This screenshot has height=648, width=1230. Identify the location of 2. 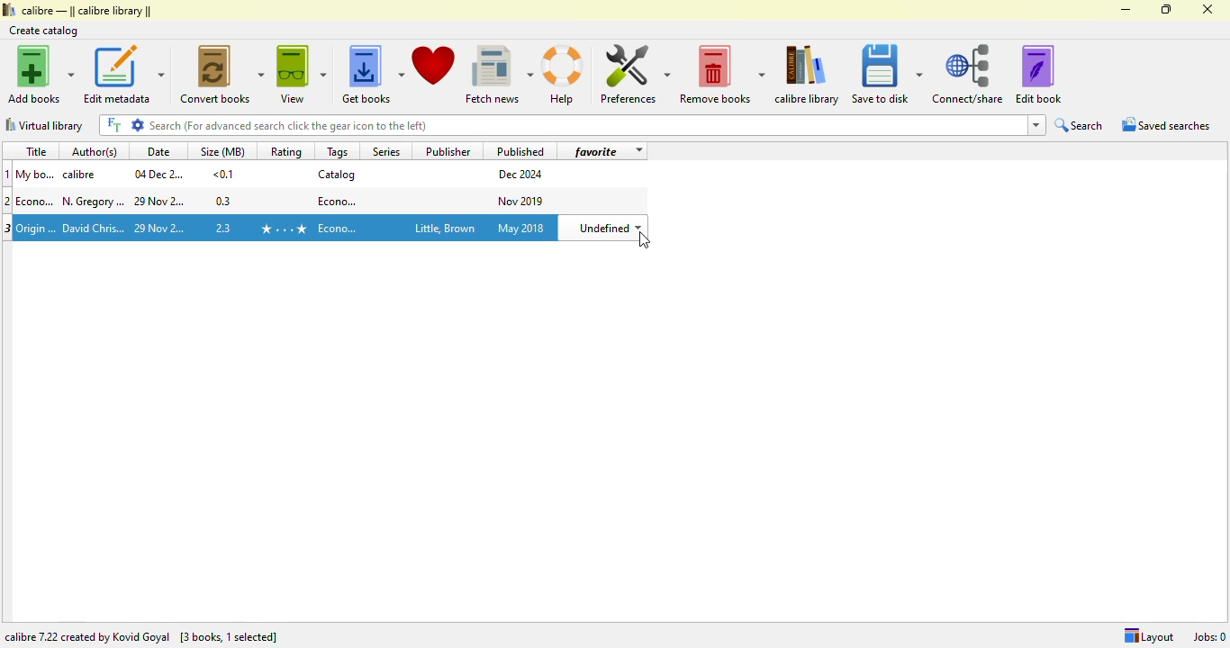
(8, 201).